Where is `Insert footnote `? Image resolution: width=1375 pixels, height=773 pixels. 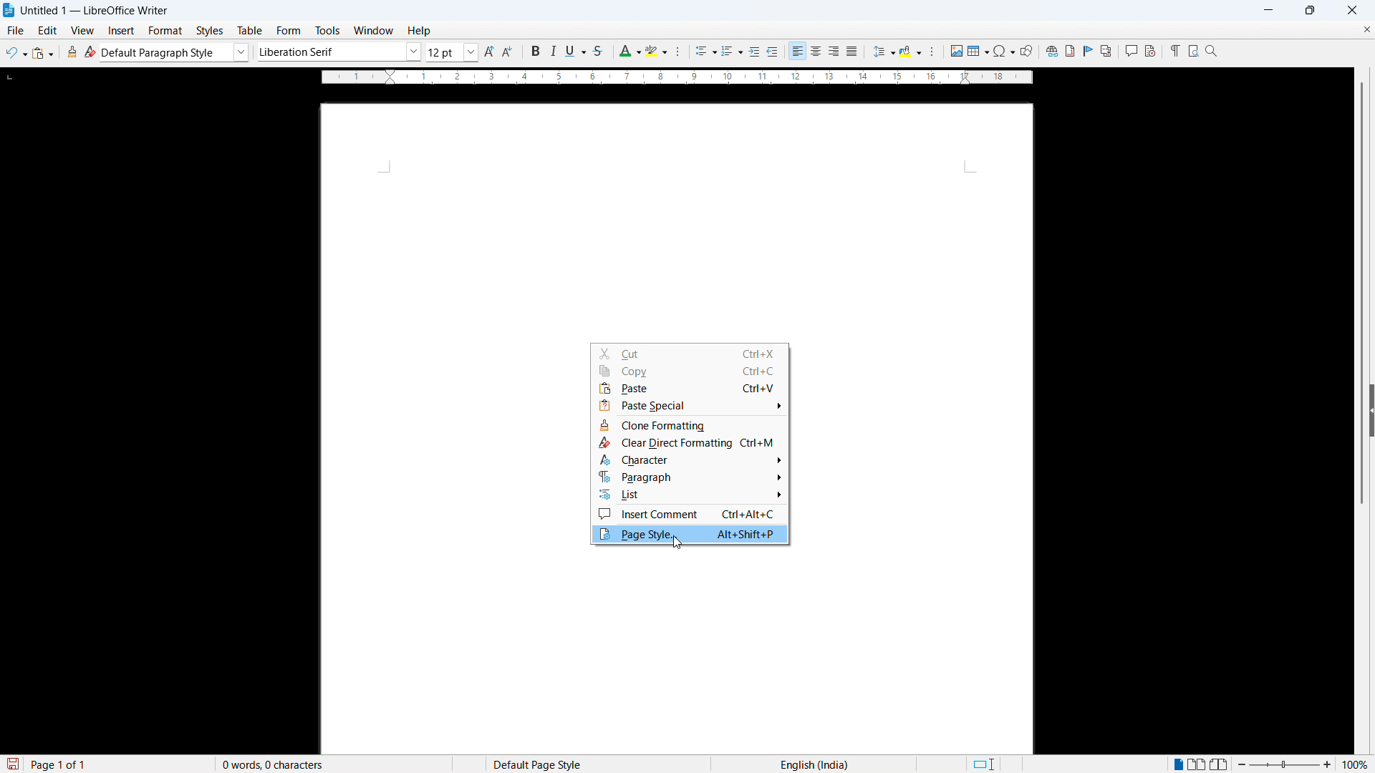
Insert footnote  is located at coordinates (1069, 51).